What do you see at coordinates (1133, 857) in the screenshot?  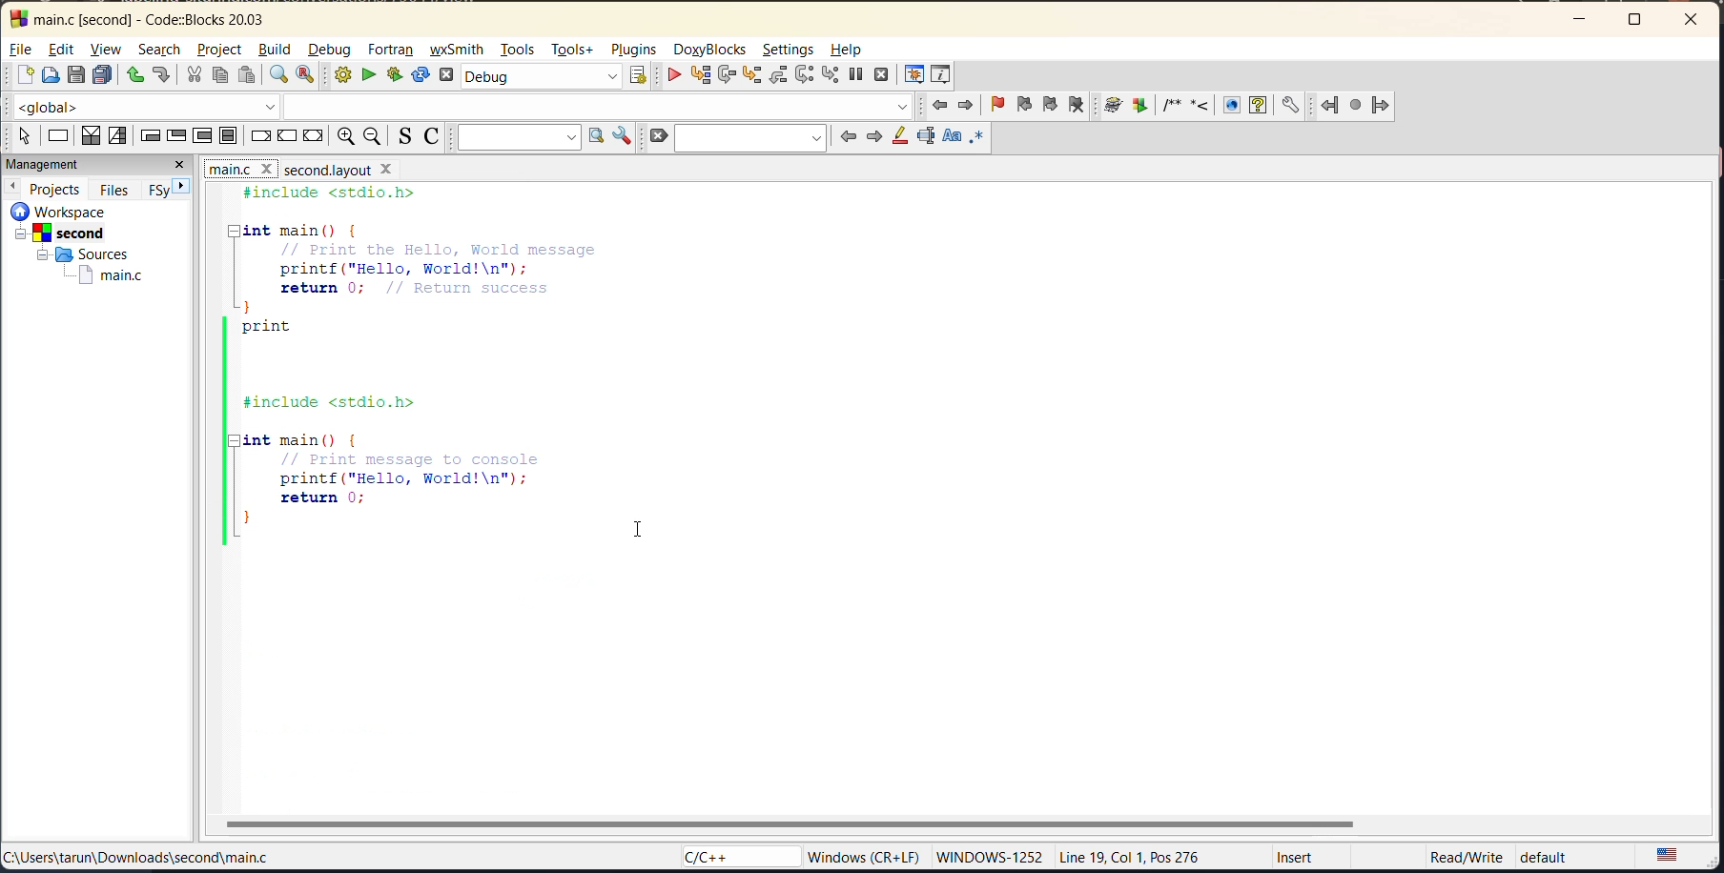 I see `Line 19, Col 1, Pos 276` at bounding box center [1133, 857].